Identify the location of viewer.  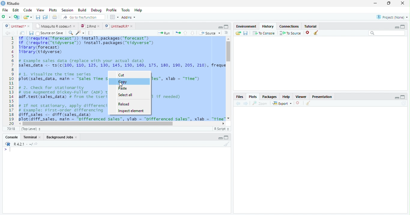
(301, 97).